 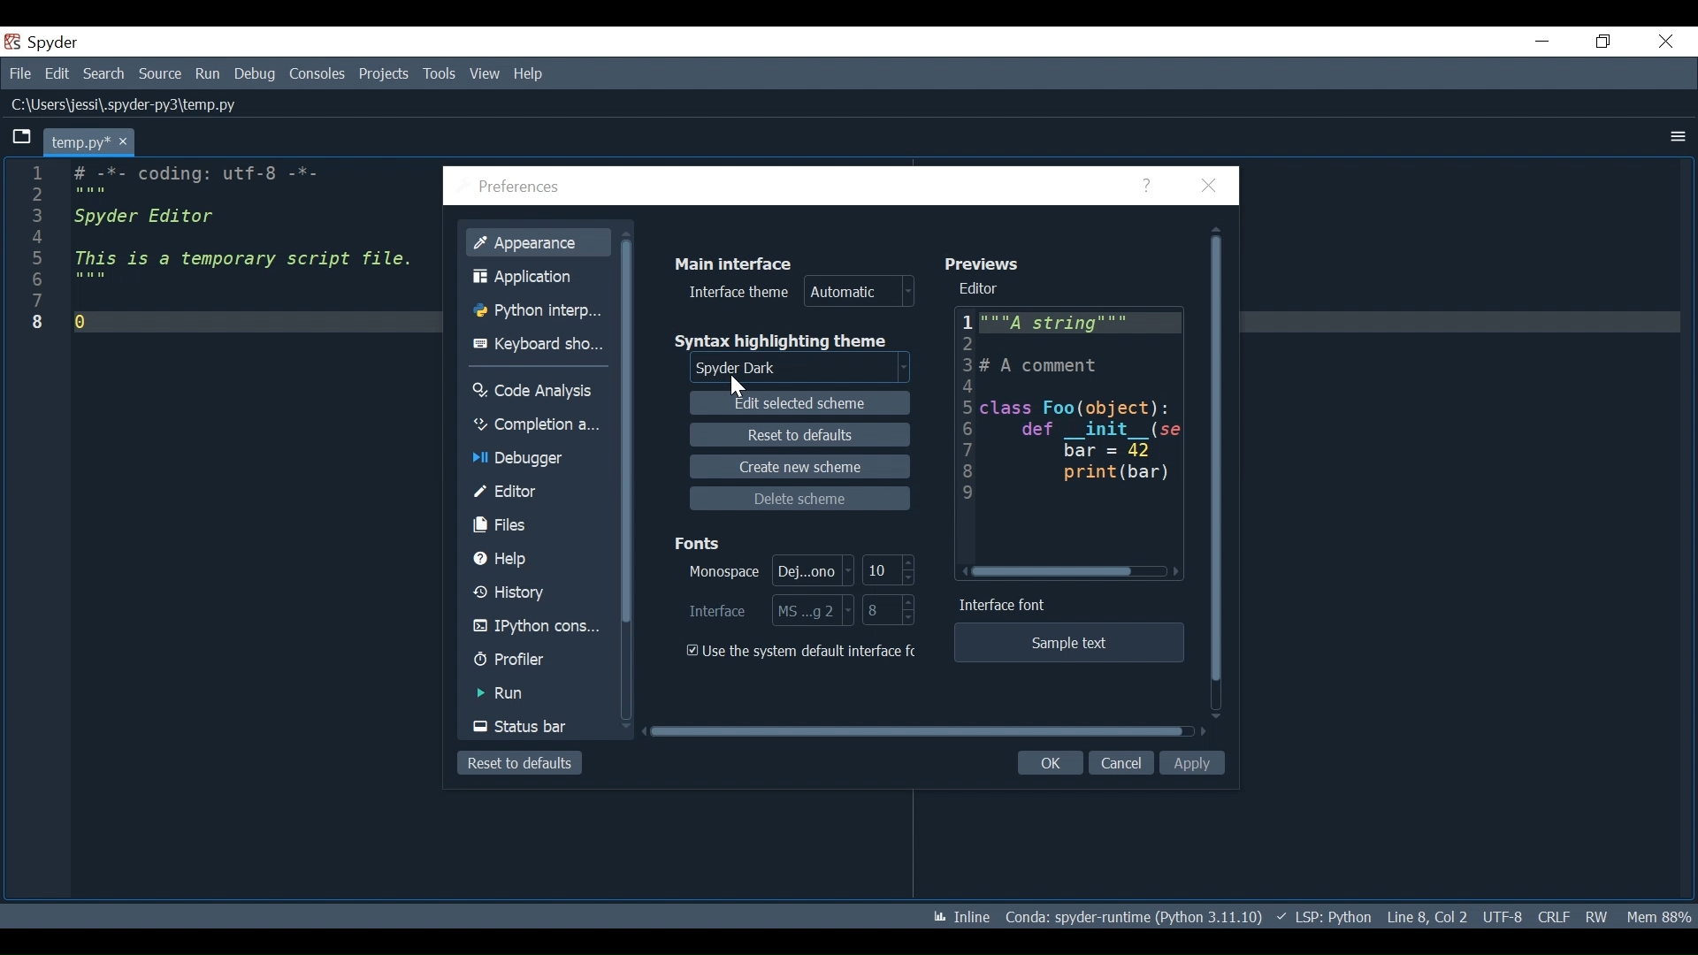 I want to click on Debugger, so click(x=539, y=459).